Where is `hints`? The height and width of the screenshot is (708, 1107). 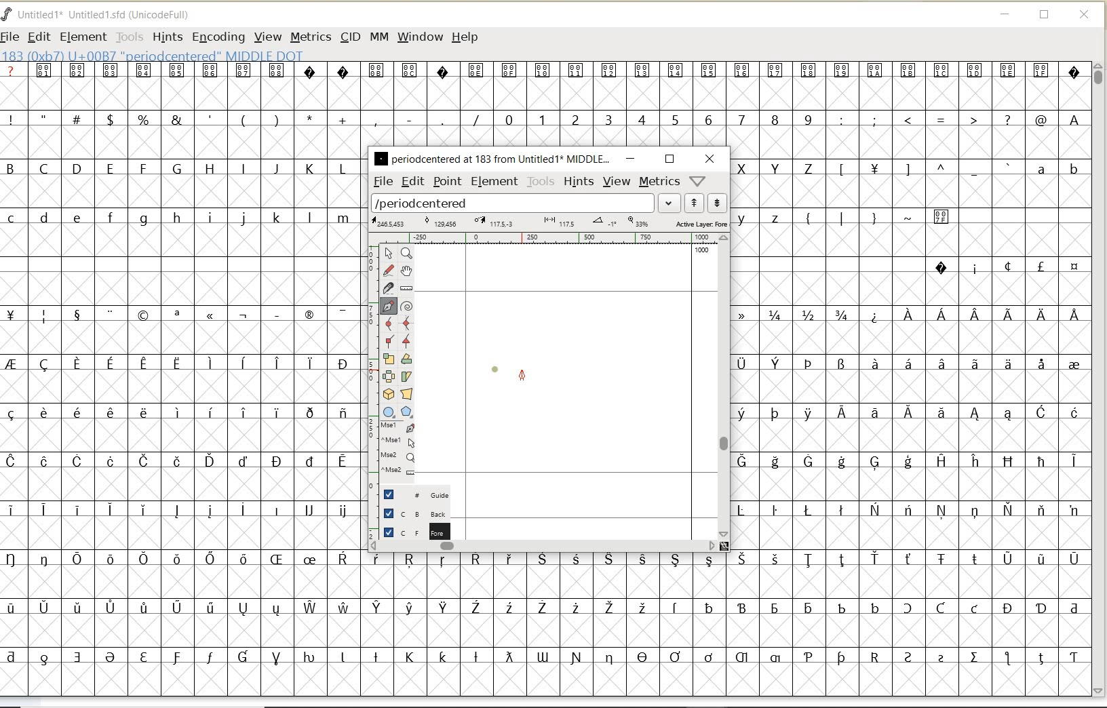
hints is located at coordinates (579, 181).